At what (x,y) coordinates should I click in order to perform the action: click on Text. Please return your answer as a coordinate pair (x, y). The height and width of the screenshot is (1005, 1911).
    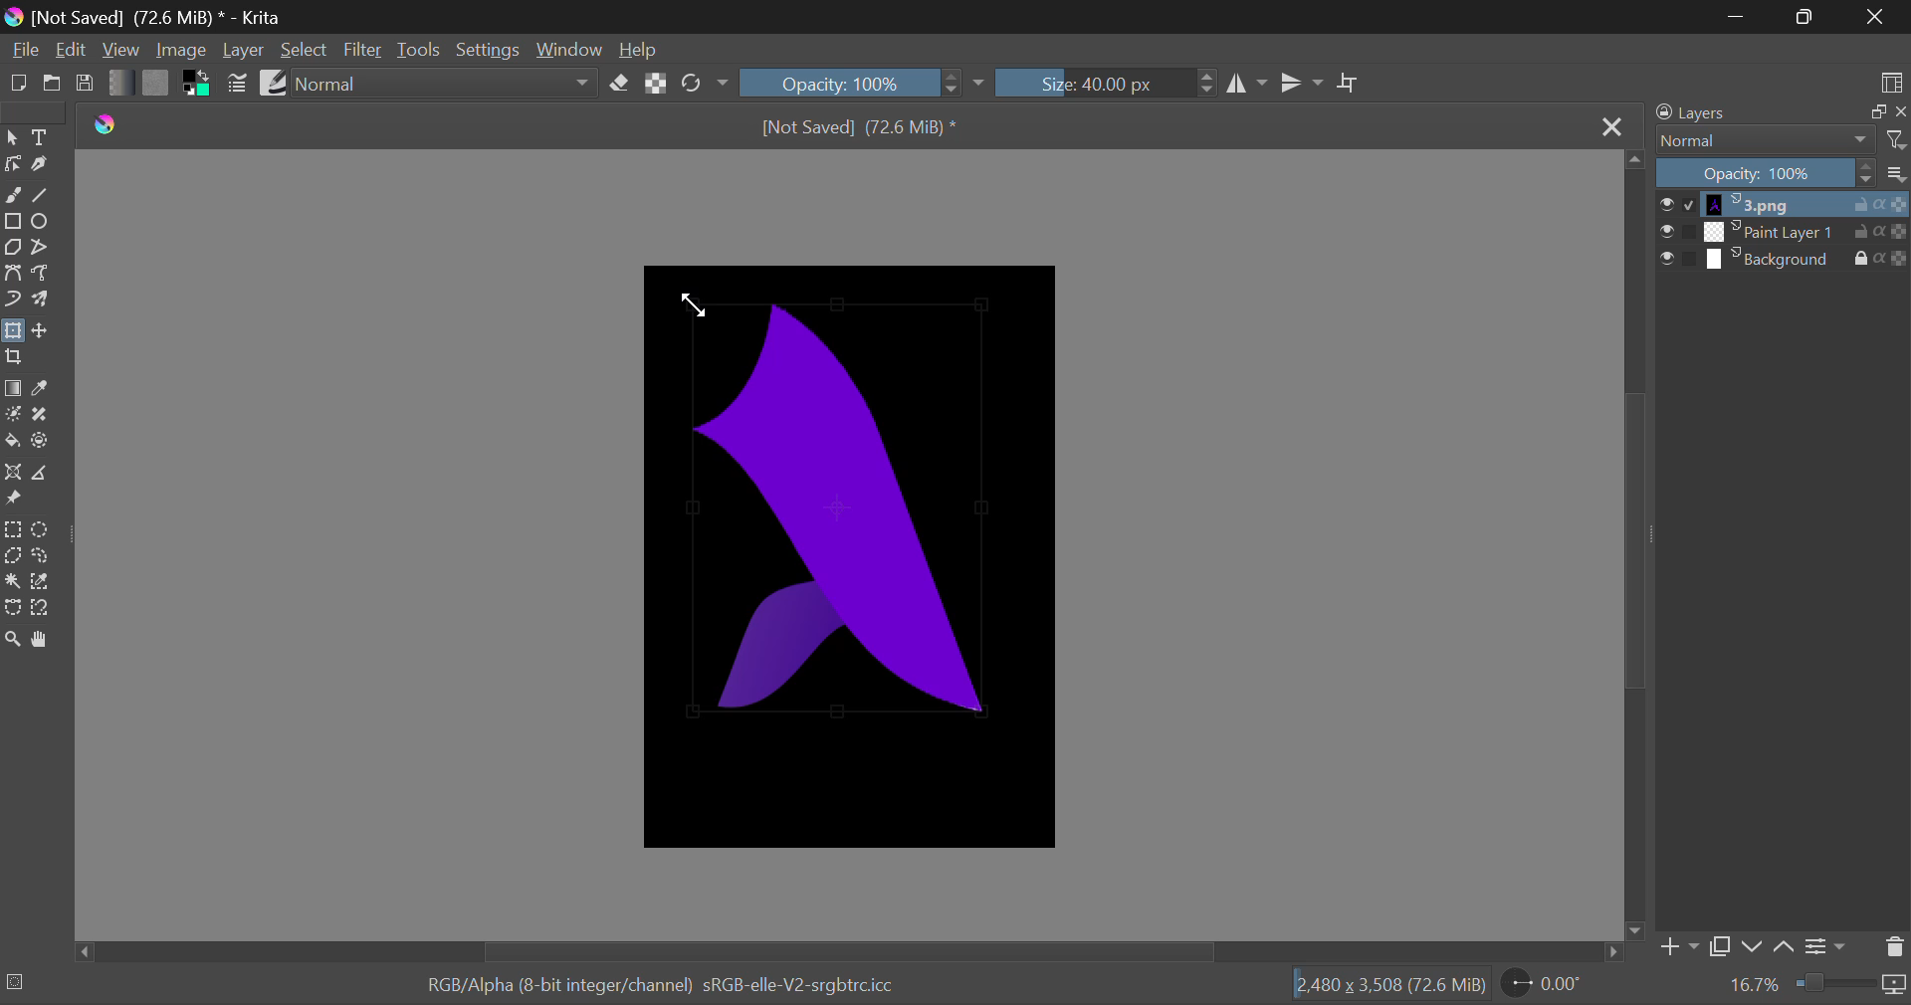
    Looking at the image, I should click on (41, 138).